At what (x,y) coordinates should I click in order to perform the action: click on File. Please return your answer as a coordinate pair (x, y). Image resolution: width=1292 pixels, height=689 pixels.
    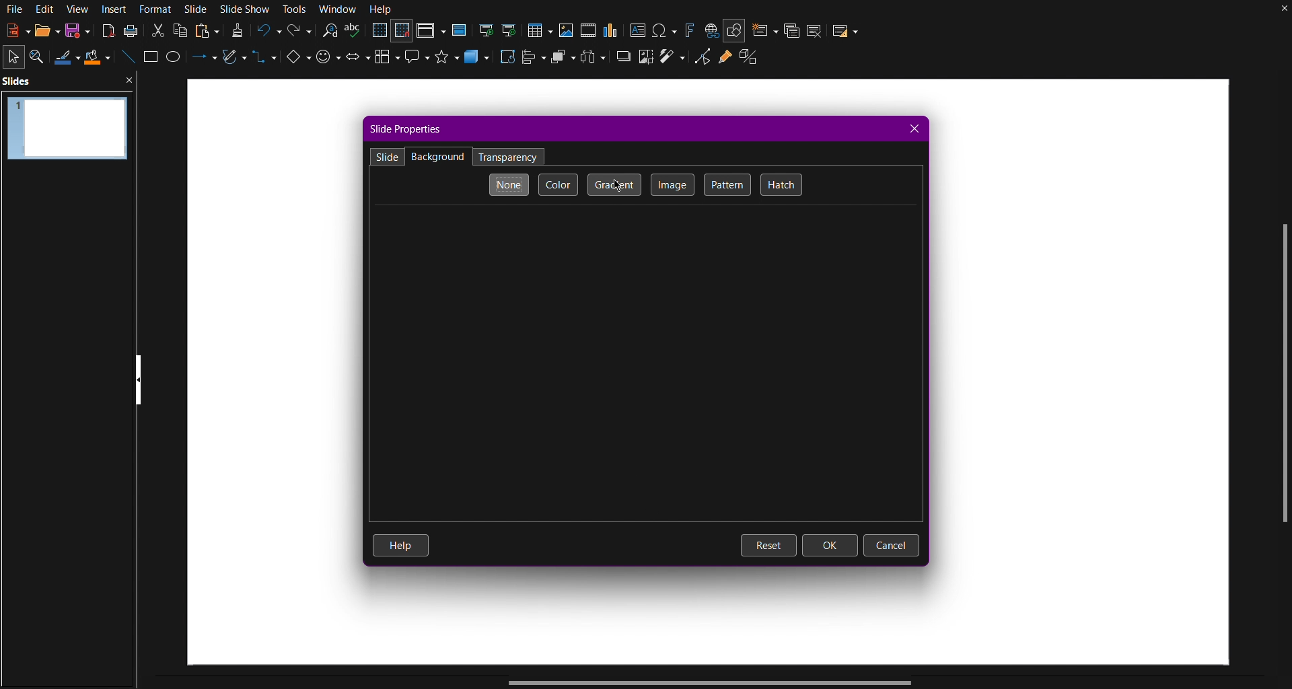
    Looking at the image, I should click on (13, 9).